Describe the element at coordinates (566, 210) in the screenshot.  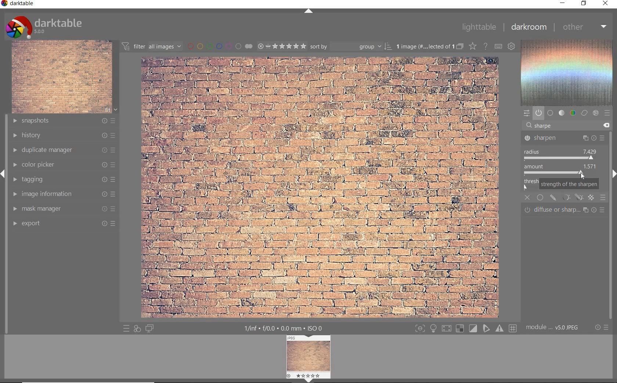
I see `DIFFUSE OR SHARPENNING` at that location.